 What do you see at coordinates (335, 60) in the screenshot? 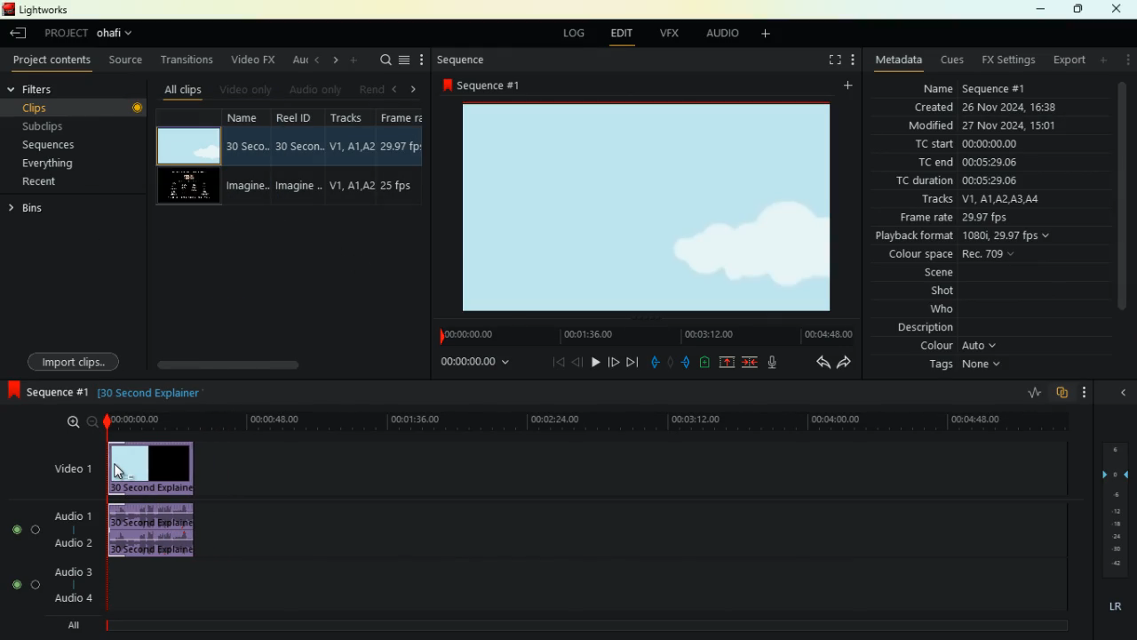
I see `right` at bounding box center [335, 60].